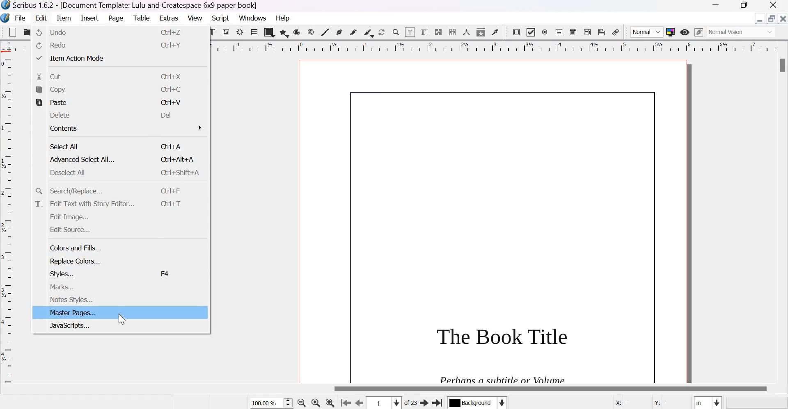 Image resolution: width=788 pixels, height=409 pixels. I want to click on cut, so click(116, 77).